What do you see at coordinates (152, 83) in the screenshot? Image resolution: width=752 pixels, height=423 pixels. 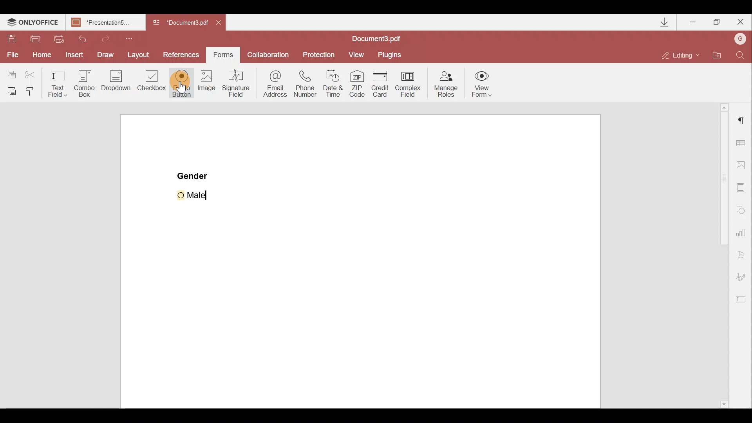 I see `Checkbox` at bounding box center [152, 83].